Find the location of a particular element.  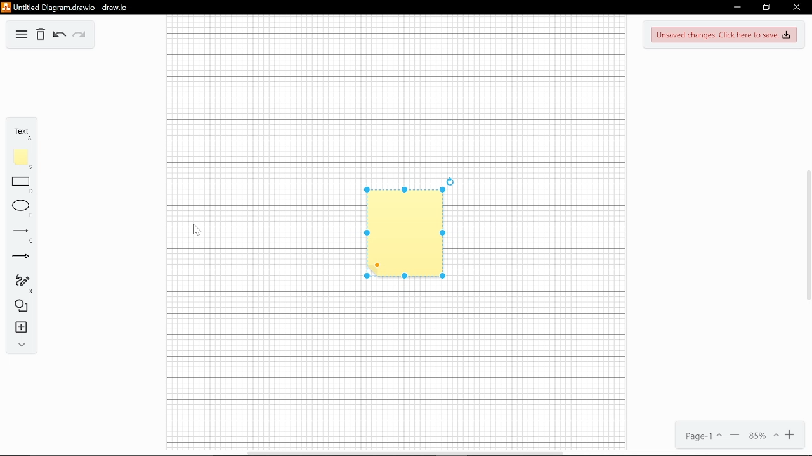

Untitled Diagram.drawio-draw.io (logo and name) is located at coordinates (77, 6).